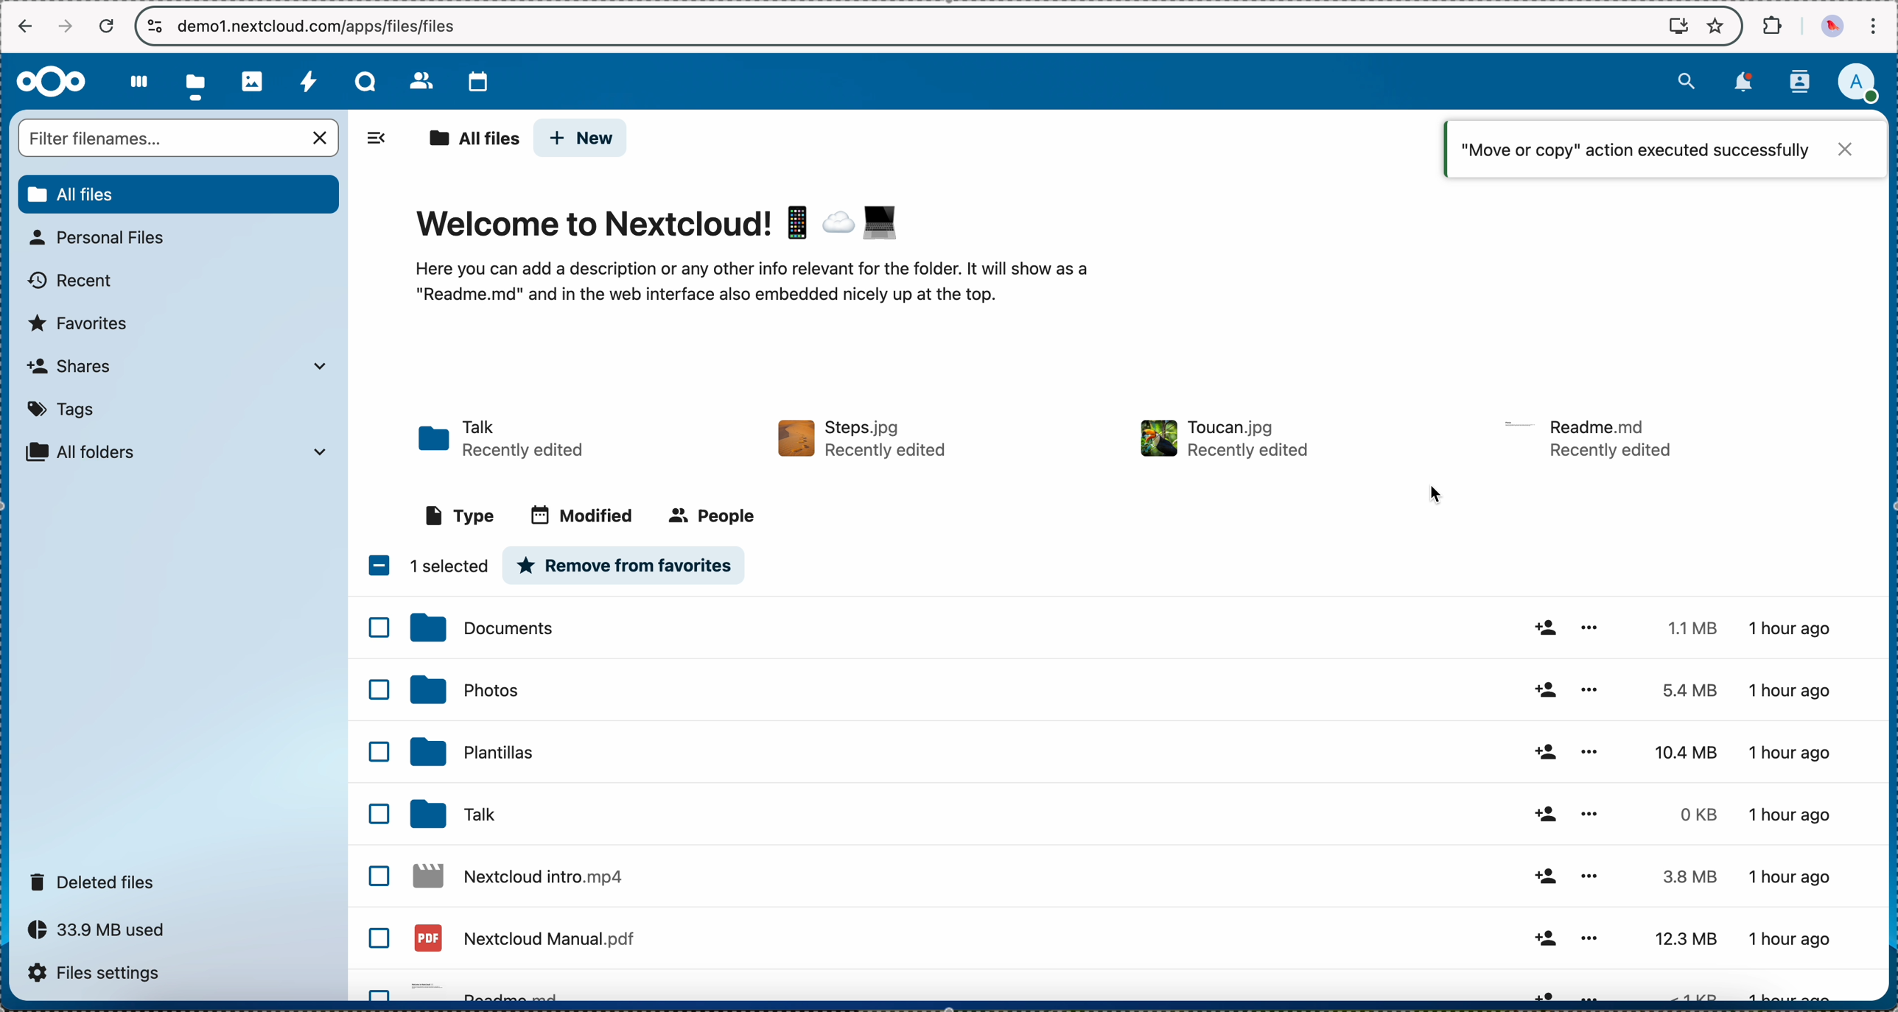 This screenshot has width=1898, height=1012. What do you see at coordinates (1124, 751) in the screenshot?
I see `templates` at bounding box center [1124, 751].